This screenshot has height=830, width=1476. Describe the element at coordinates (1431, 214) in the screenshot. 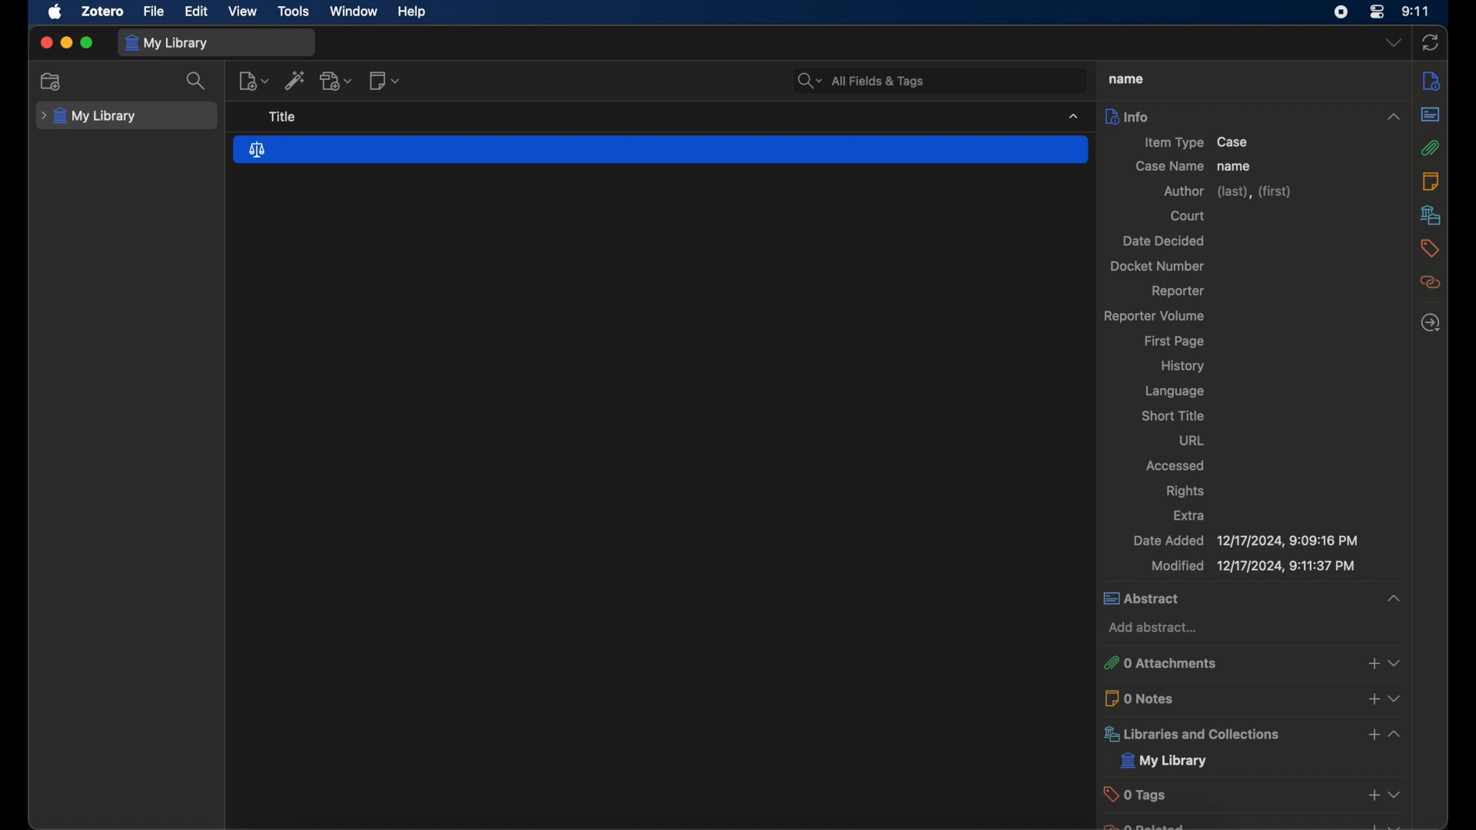

I see `libraries` at that location.